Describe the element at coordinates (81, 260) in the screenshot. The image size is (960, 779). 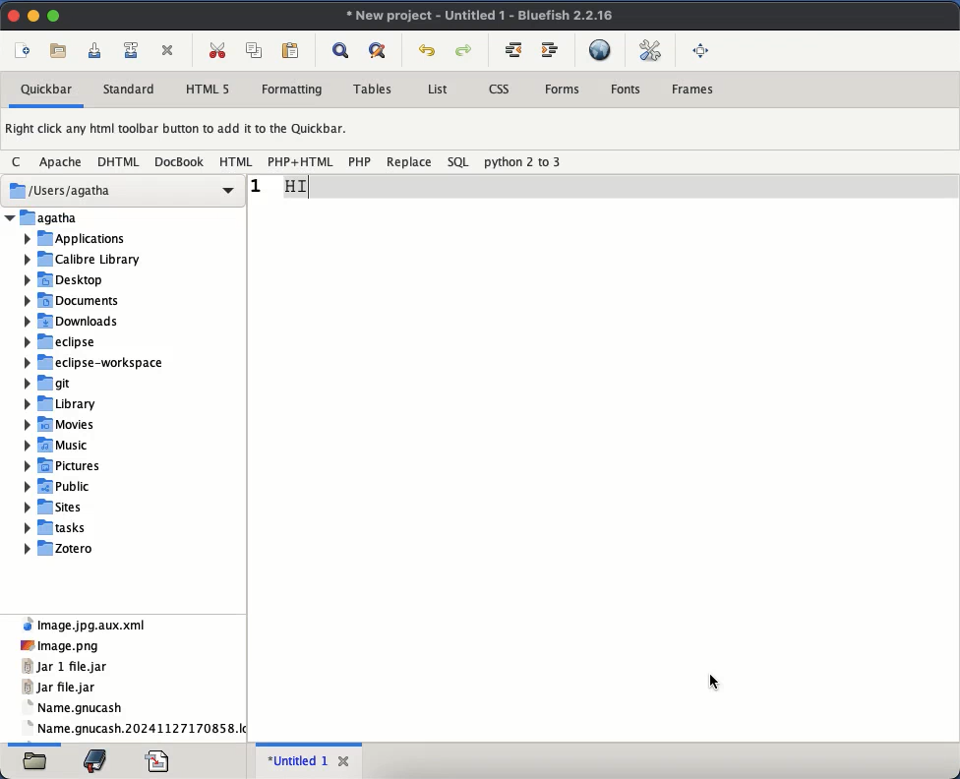
I see `Calibre Library` at that location.